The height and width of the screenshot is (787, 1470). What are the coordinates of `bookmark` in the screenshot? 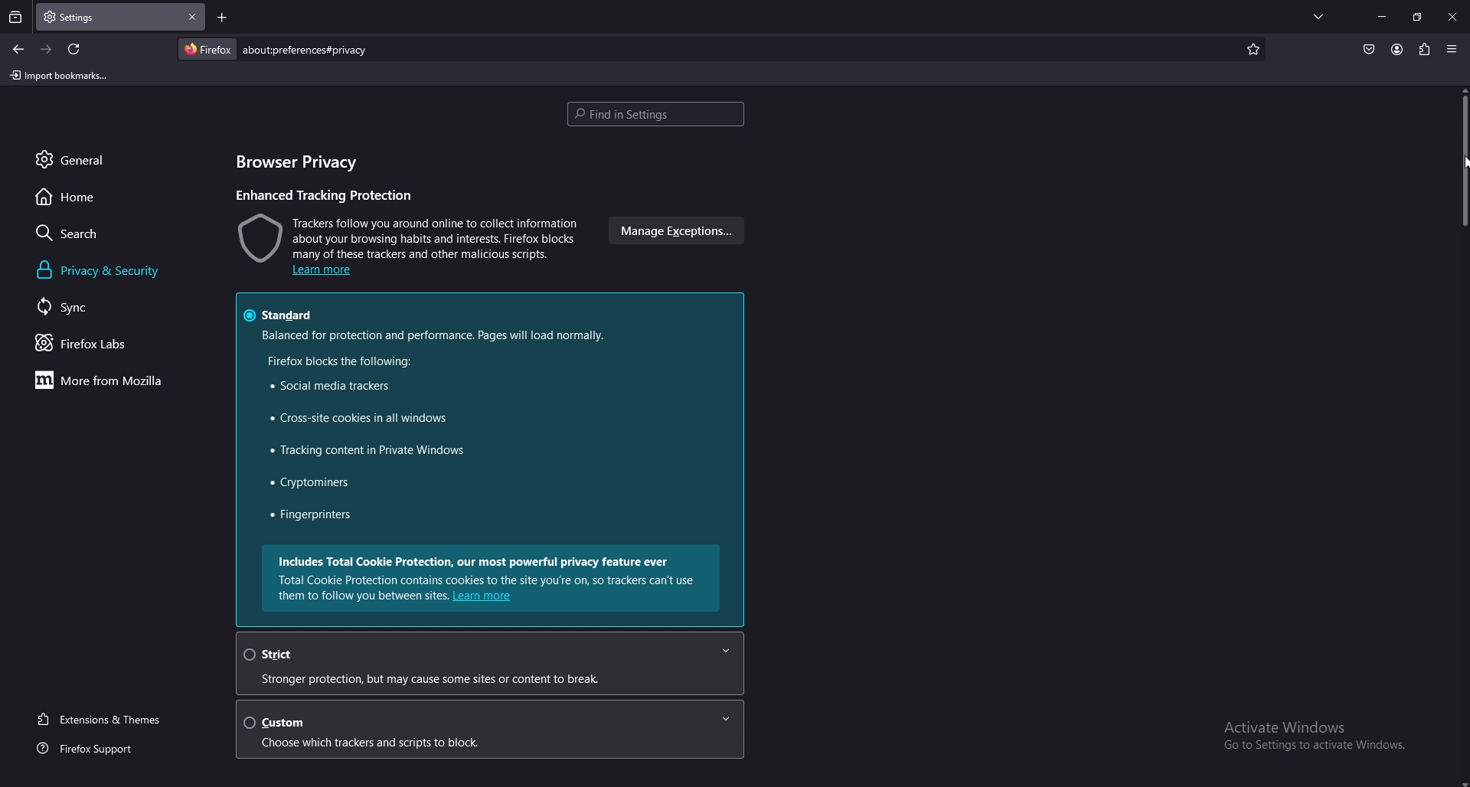 It's located at (1254, 50).